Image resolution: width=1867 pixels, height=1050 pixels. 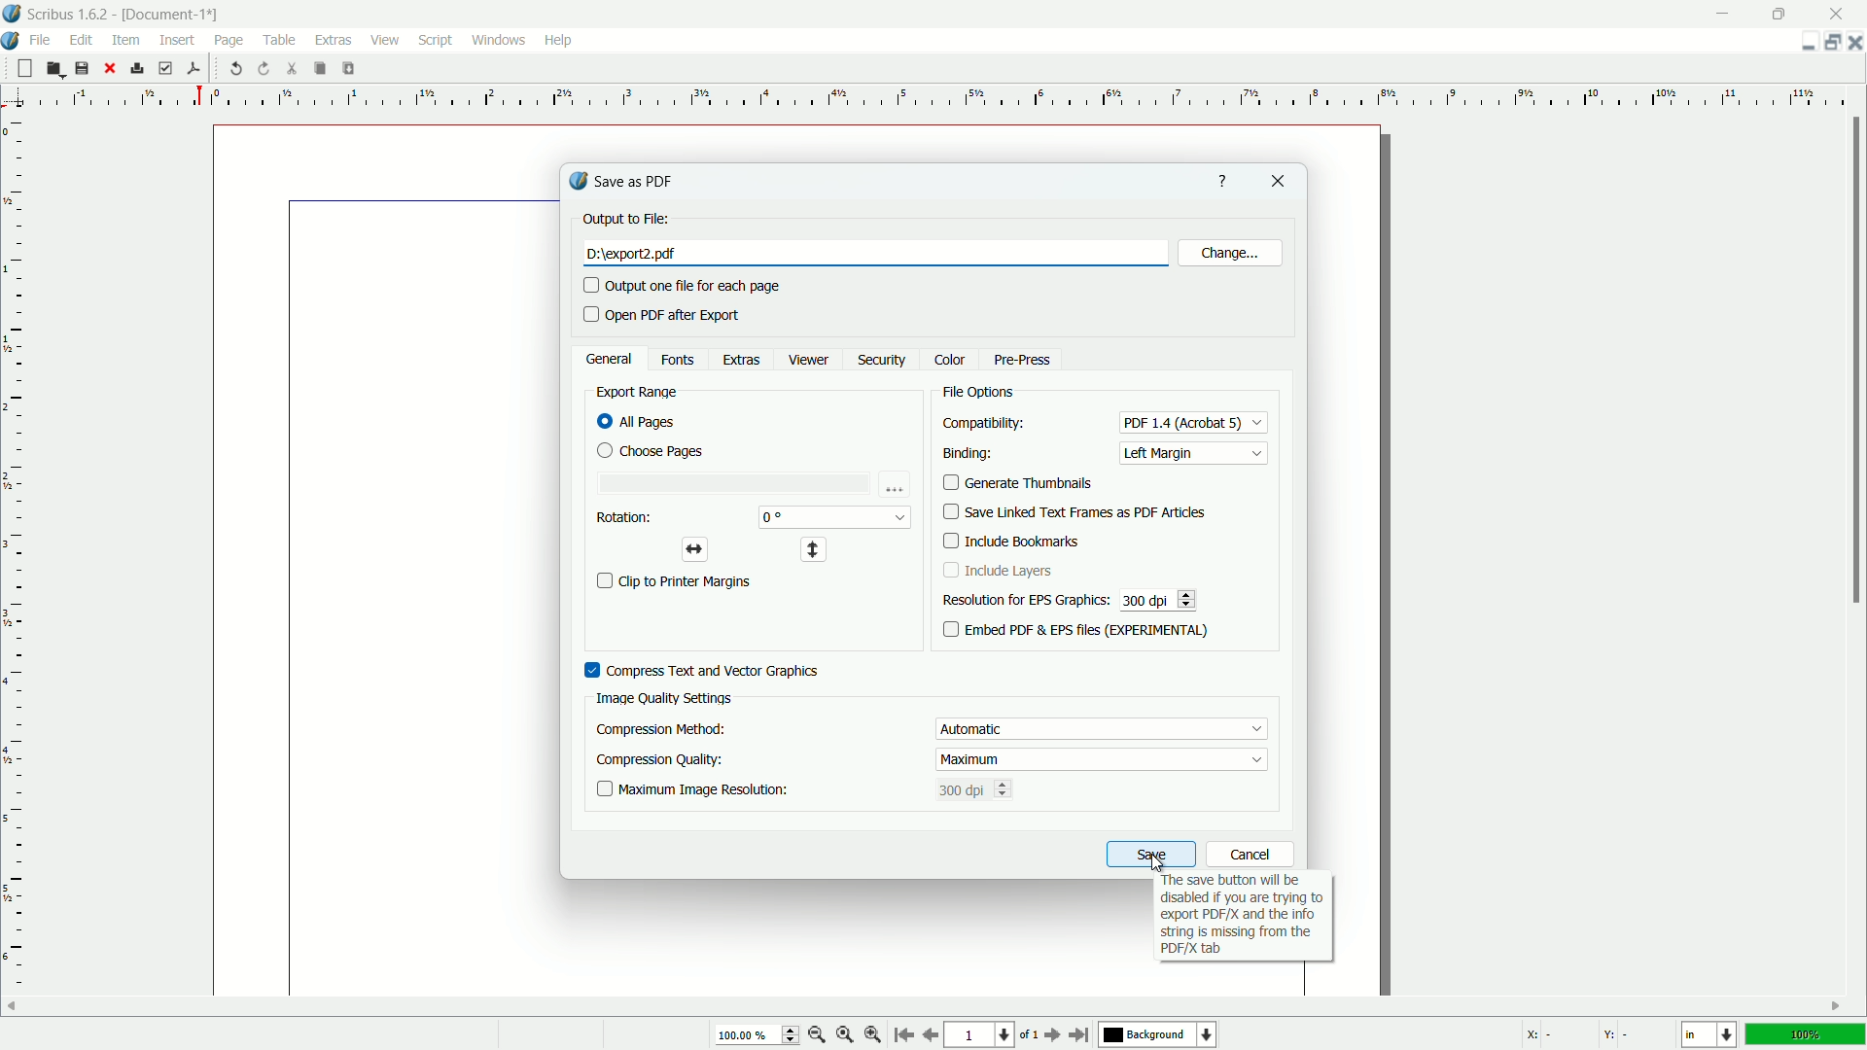 What do you see at coordinates (972, 759) in the screenshot?
I see `maximum` at bounding box center [972, 759].